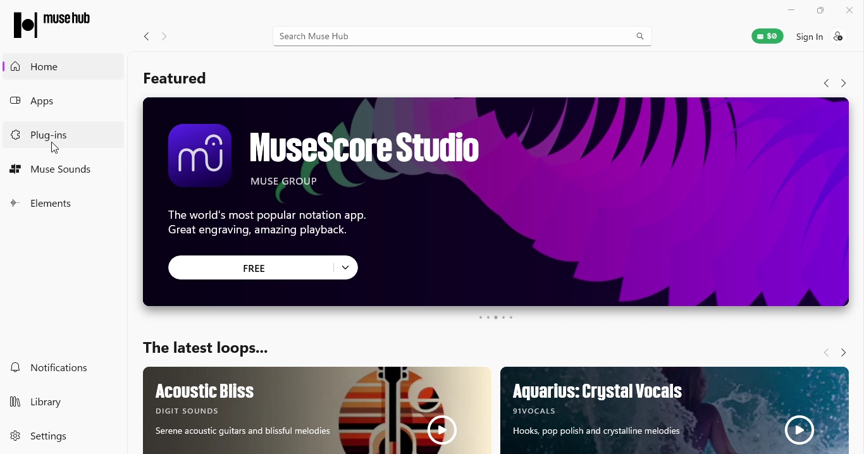  Describe the element at coordinates (39, 206) in the screenshot. I see `Elements` at that location.